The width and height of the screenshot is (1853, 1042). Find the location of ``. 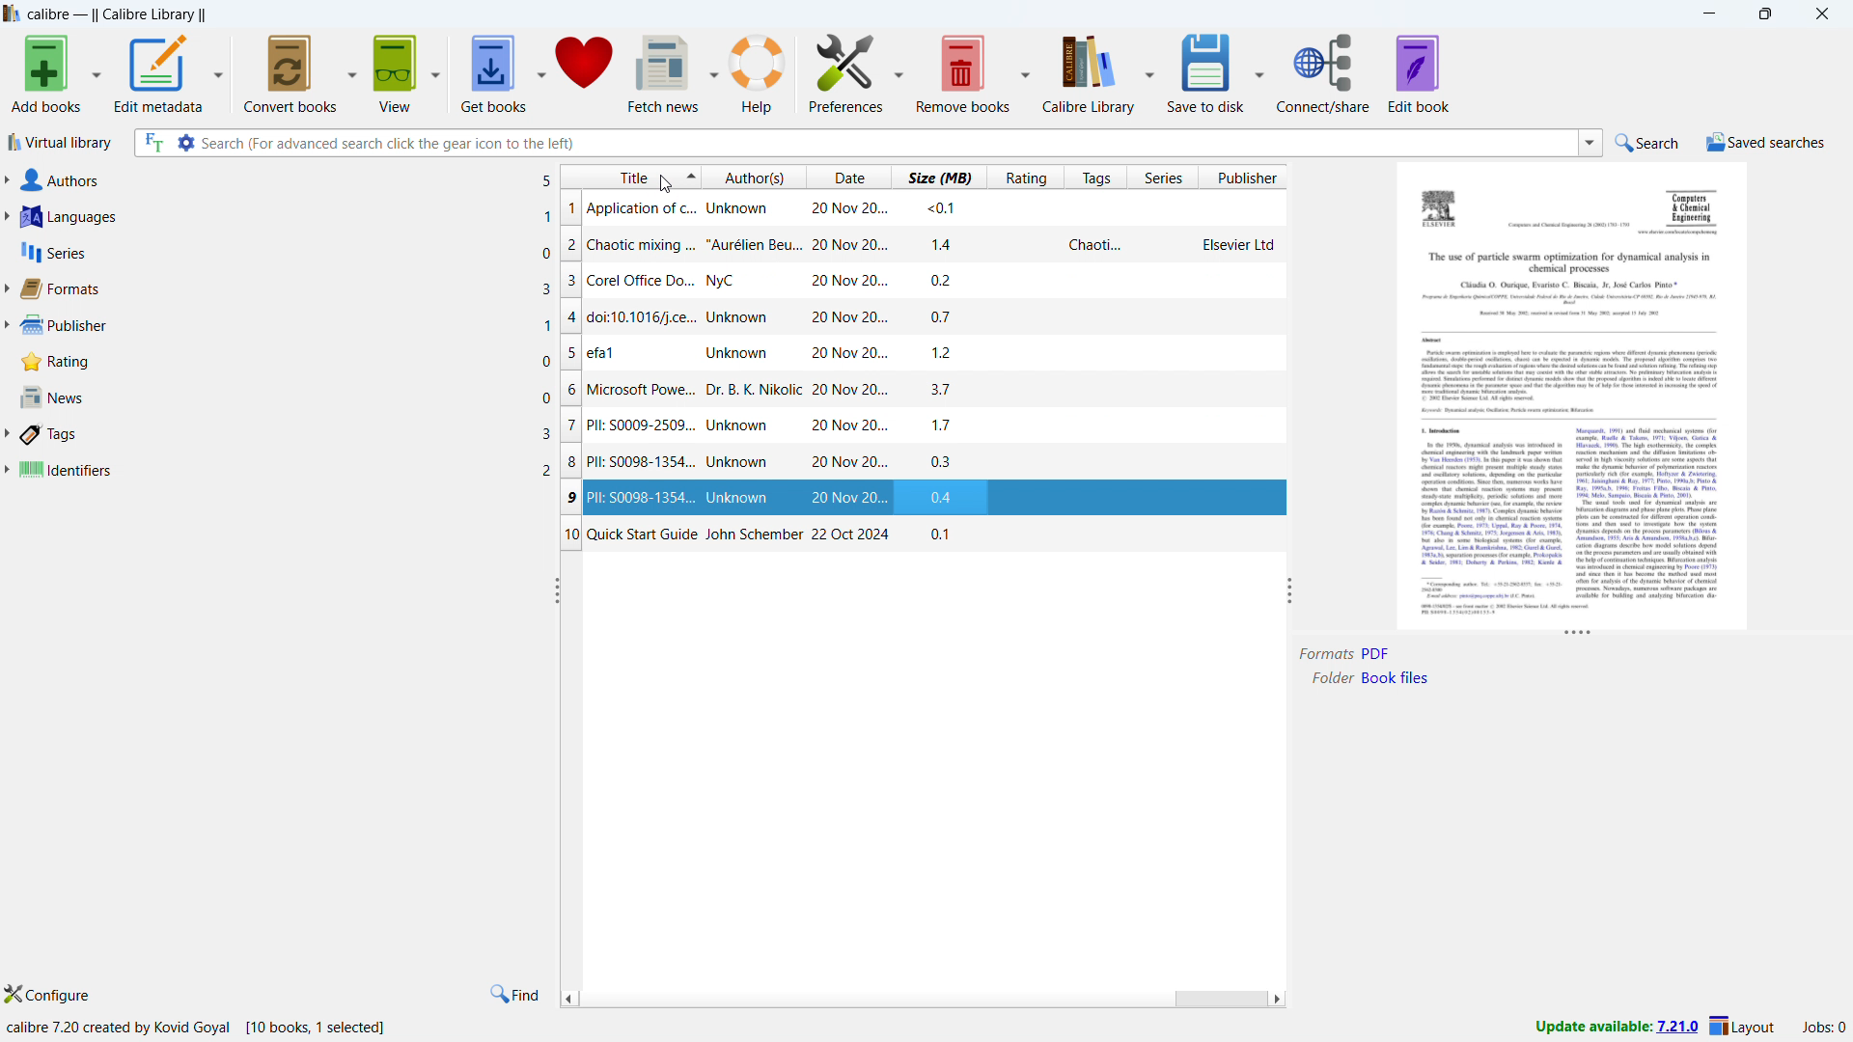

 is located at coordinates (1572, 225).